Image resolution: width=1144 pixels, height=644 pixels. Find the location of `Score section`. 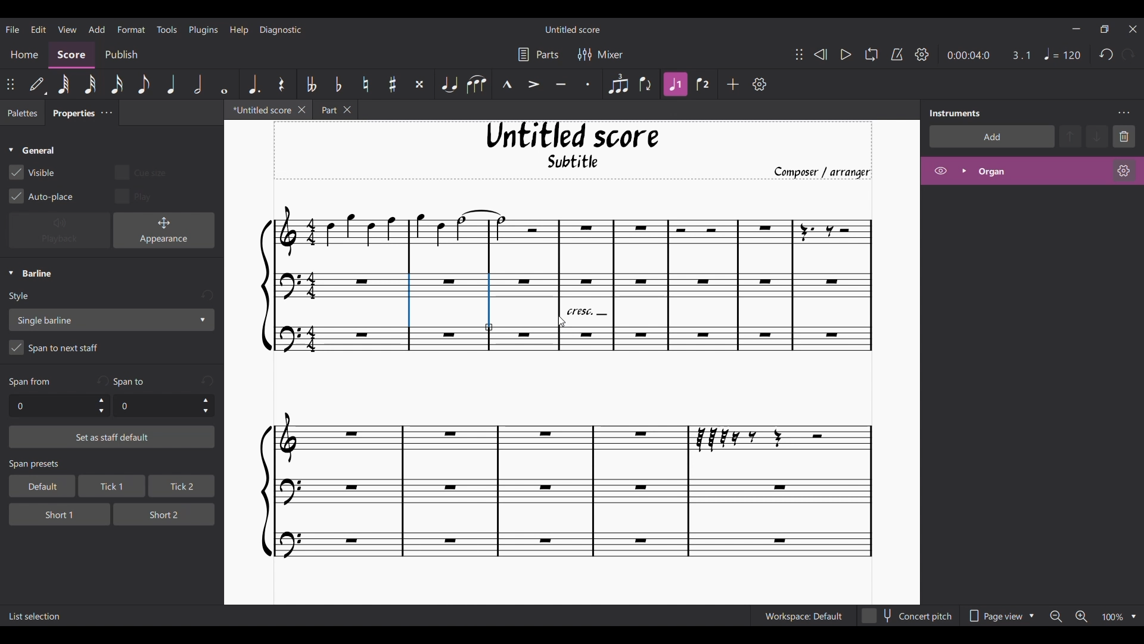

Score section is located at coordinates (71, 54).